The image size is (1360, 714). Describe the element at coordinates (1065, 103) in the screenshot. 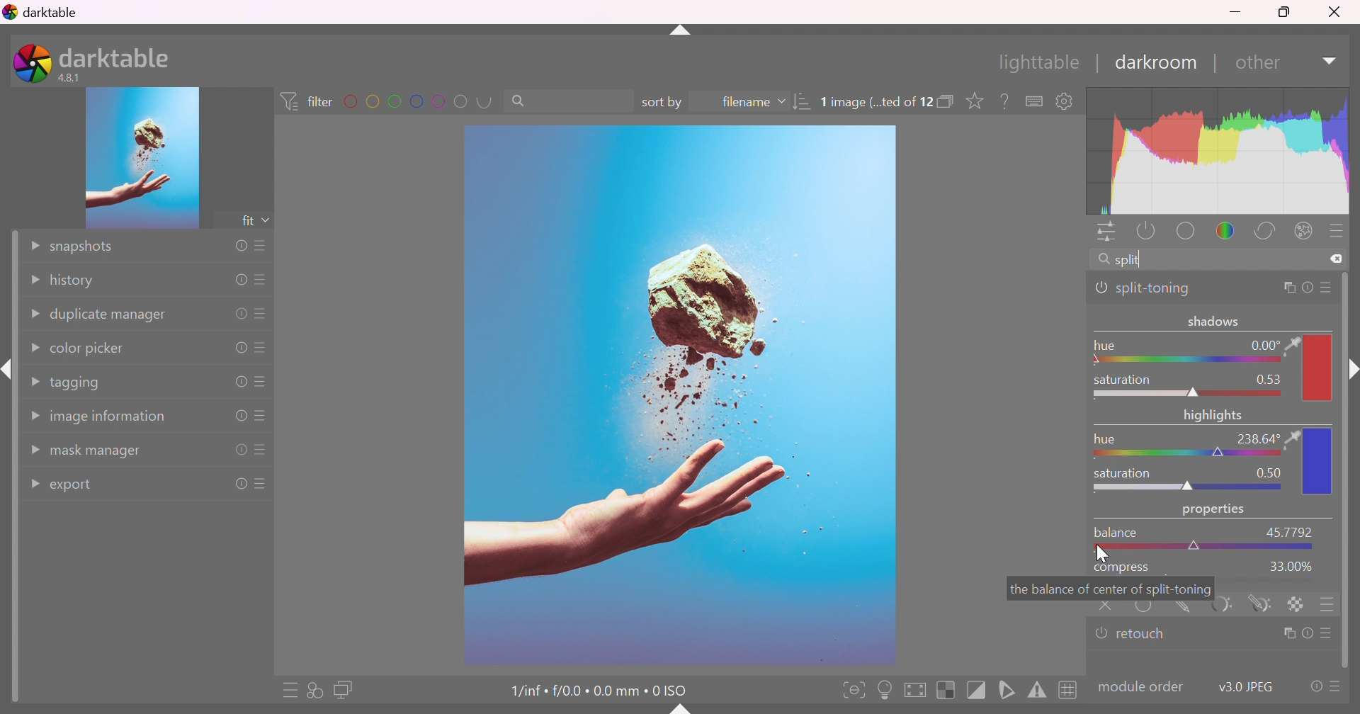

I see `show global preferences` at that location.